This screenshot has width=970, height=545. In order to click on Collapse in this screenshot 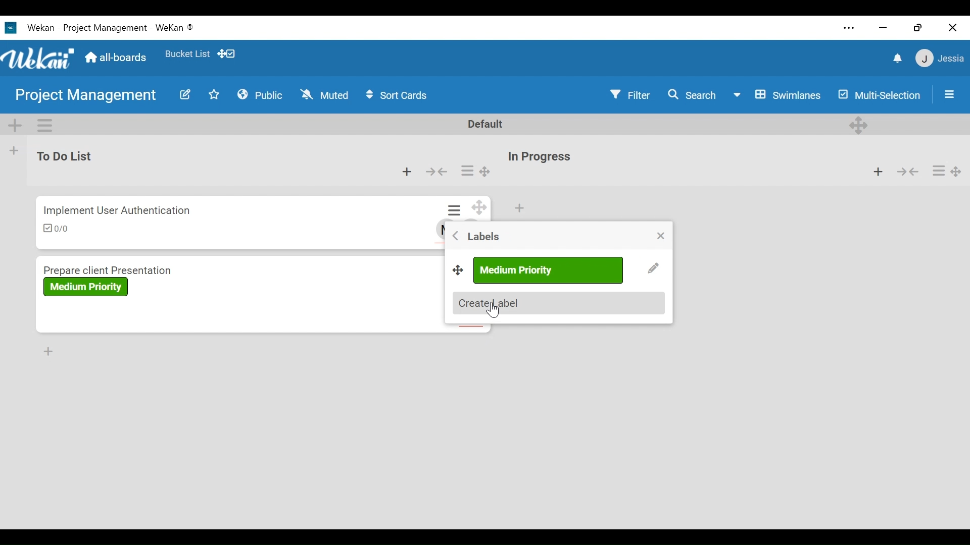, I will do `click(907, 171)`.